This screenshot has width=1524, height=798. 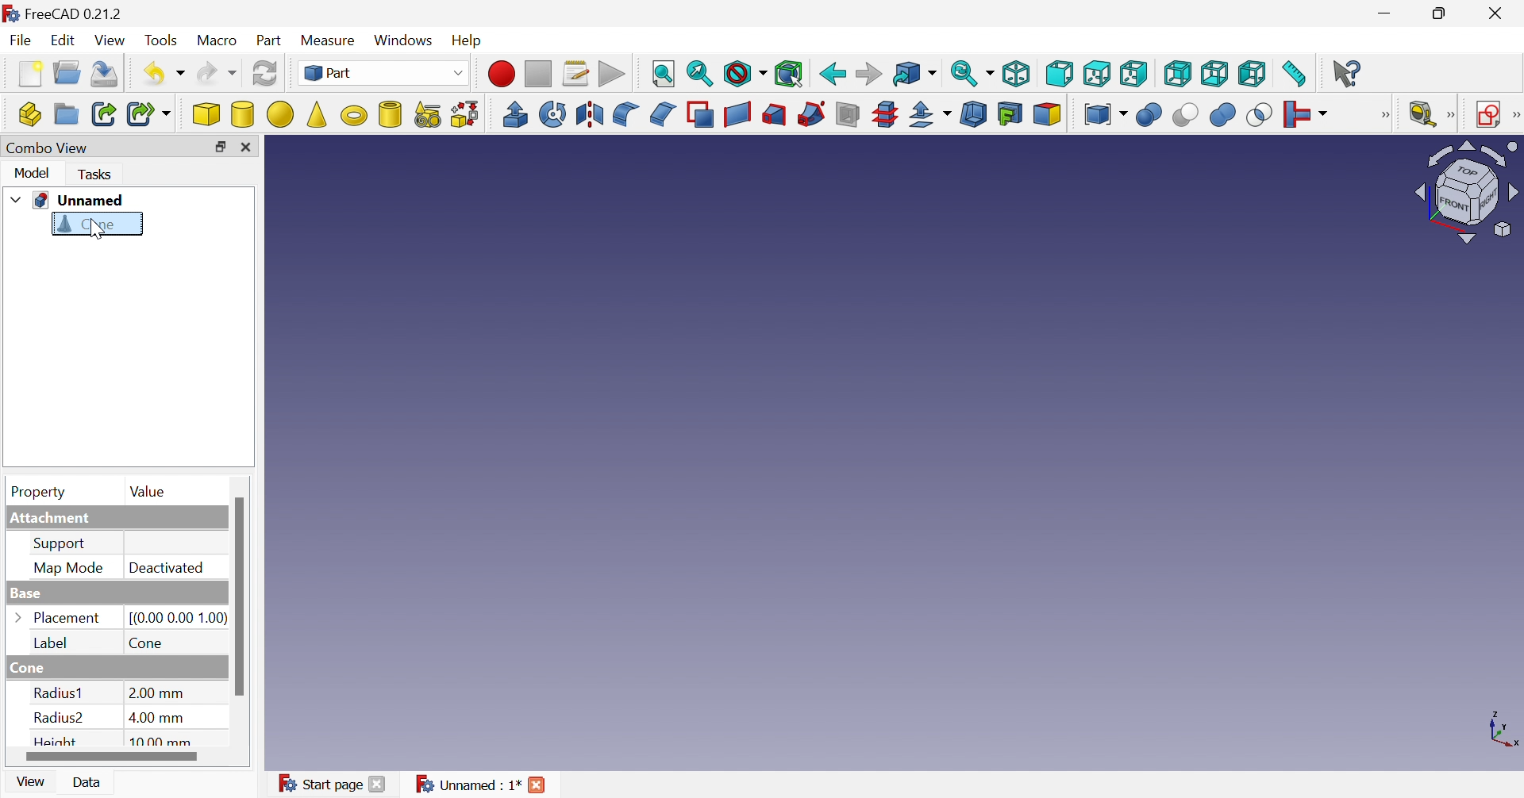 I want to click on Join objects, so click(x=1309, y=113).